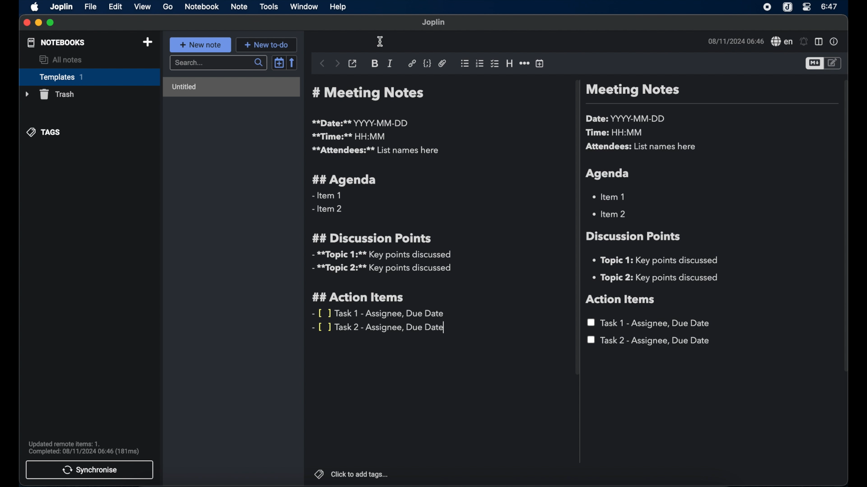 The height and width of the screenshot is (487, 867). What do you see at coordinates (382, 270) in the screenshot?
I see `- **topic 2:** key points discussed` at bounding box center [382, 270].